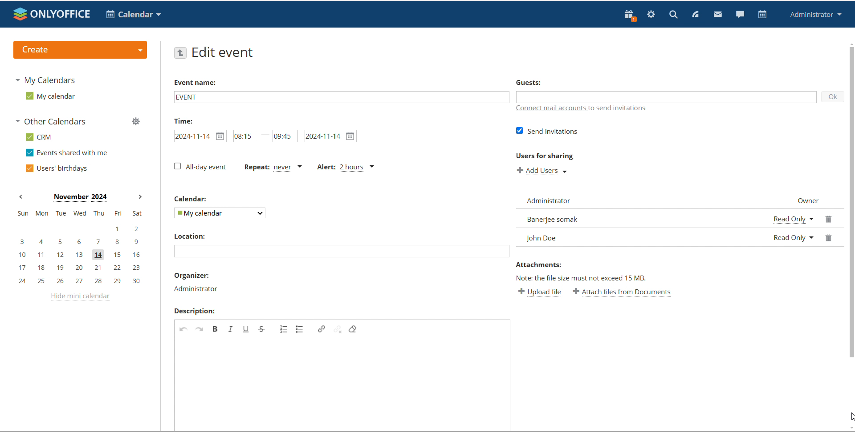 This screenshot has height=432, width=855. Describe the element at coordinates (225, 53) in the screenshot. I see `edit event` at that location.